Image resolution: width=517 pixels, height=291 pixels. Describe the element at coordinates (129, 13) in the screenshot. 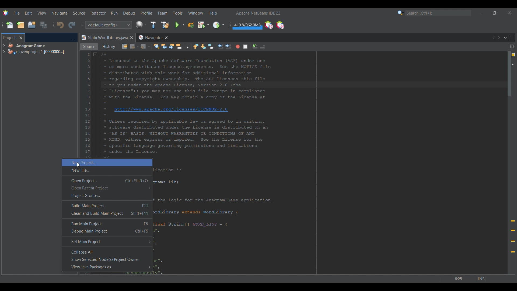

I see `Debug menu` at that location.